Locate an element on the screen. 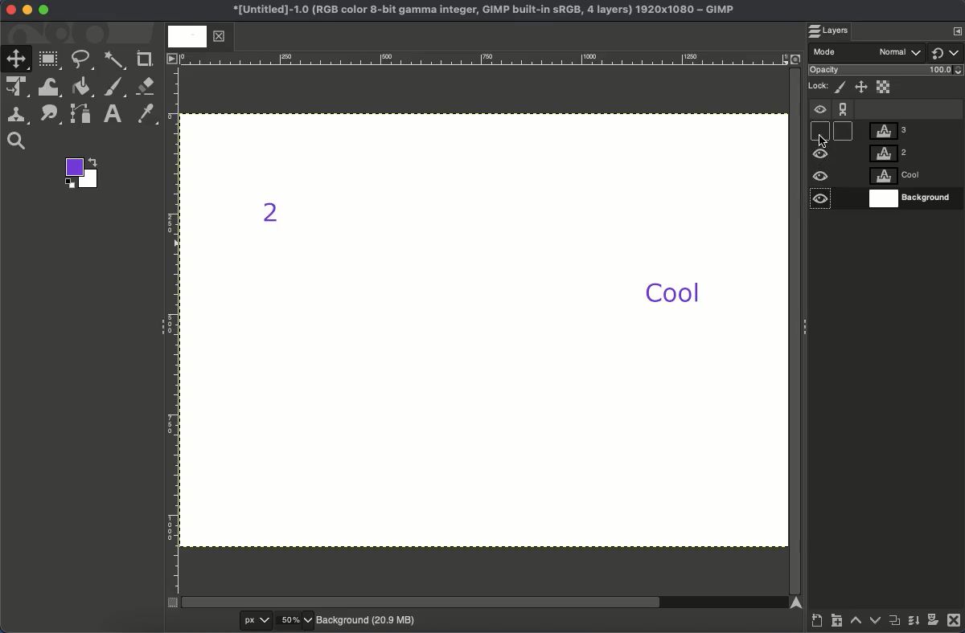 This screenshot has width=965, height=633. Fuzzy select is located at coordinates (114, 60).